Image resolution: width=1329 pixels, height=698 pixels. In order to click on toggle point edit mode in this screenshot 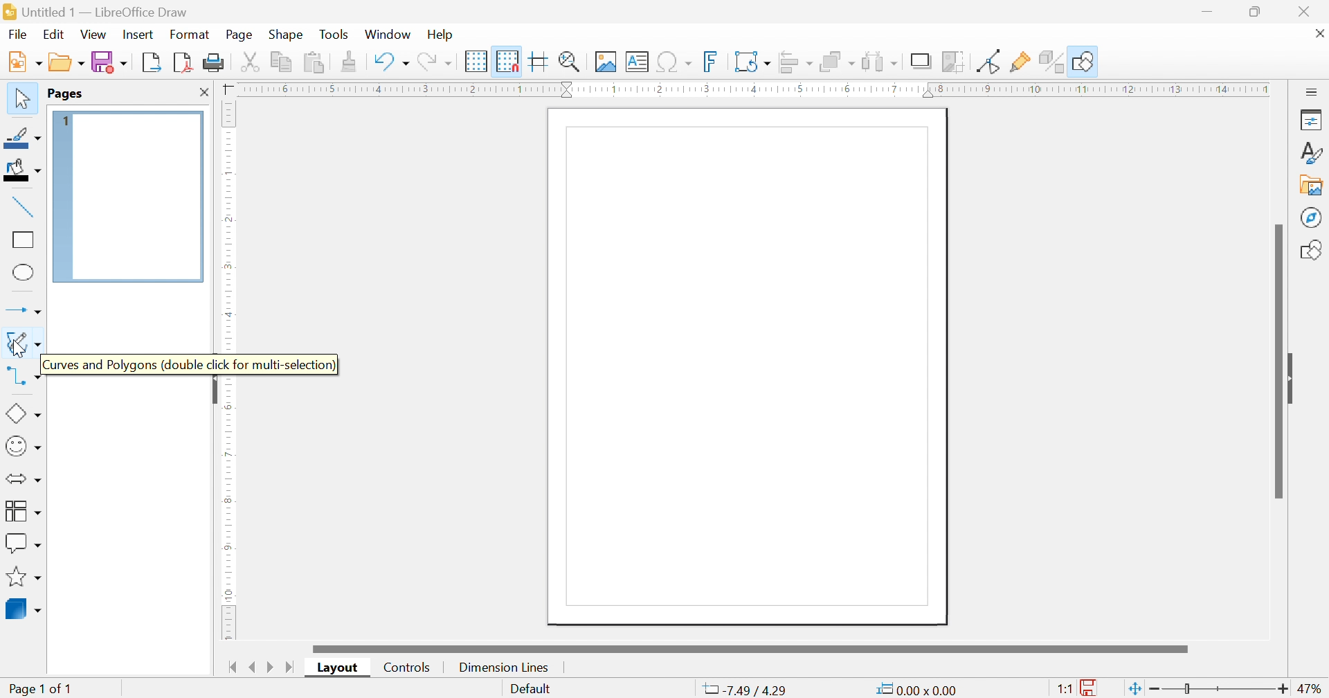, I will do `click(991, 61)`.